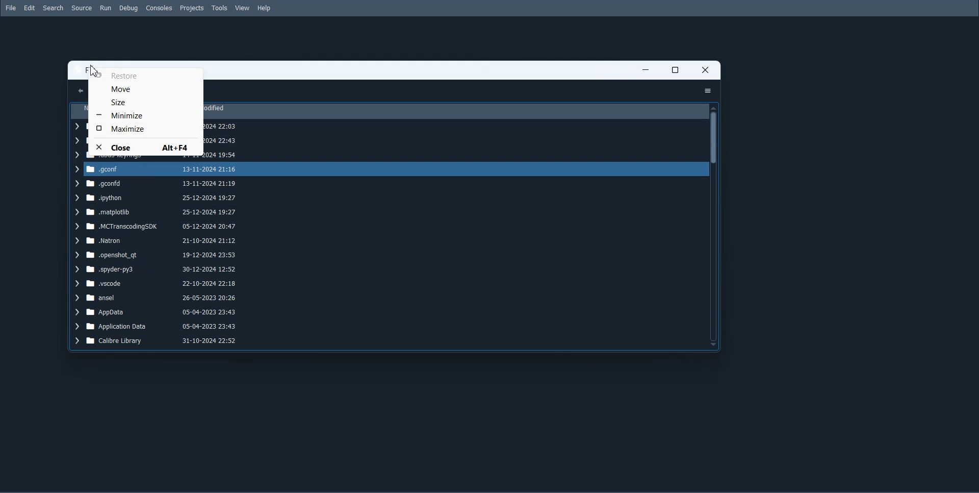 The image size is (979, 493). I want to click on -openshot_qt 19-12-2024 23:53, so click(154, 256).